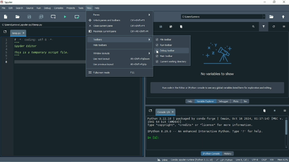 The height and width of the screenshot is (162, 289). Describe the element at coordinates (53, 17) in the screenshot. I see `Create new cell at the current line` at that location.